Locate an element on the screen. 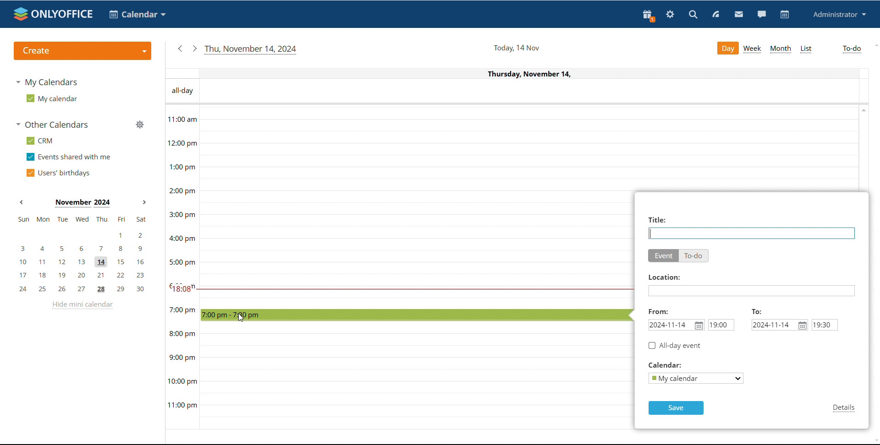 The height and width of the screenshot is (445, 880). timeline is located at coordinates (183, 267).